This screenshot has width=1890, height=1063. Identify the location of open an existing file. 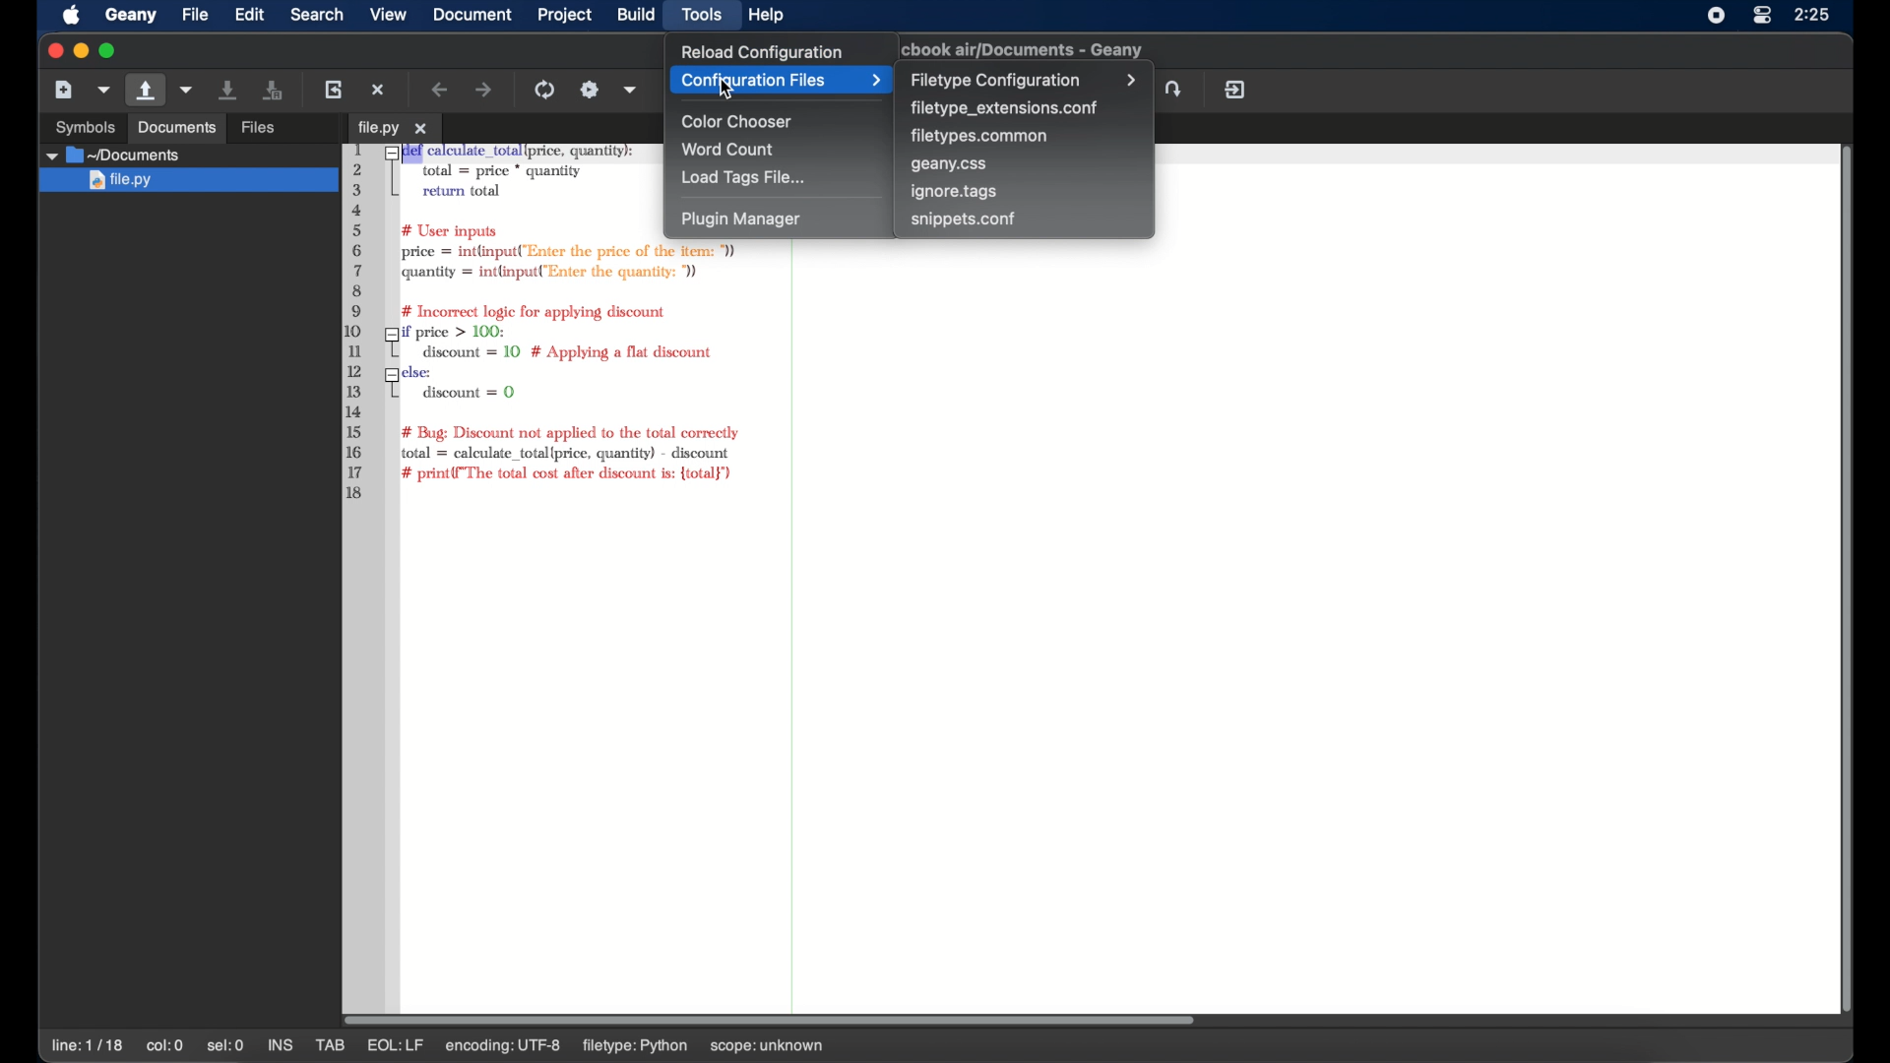
(288, 129).